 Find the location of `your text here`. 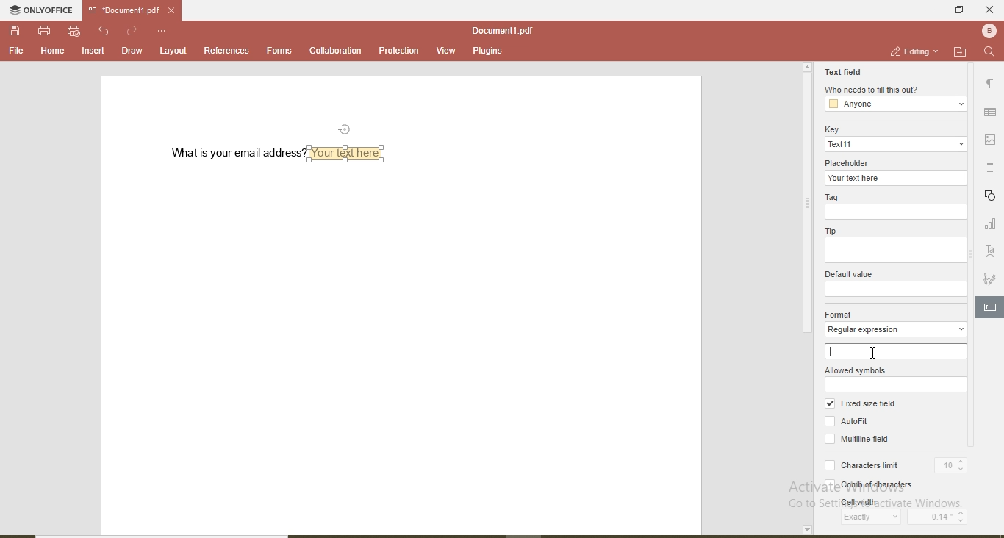

your text here is located at coordinates (897, 178).